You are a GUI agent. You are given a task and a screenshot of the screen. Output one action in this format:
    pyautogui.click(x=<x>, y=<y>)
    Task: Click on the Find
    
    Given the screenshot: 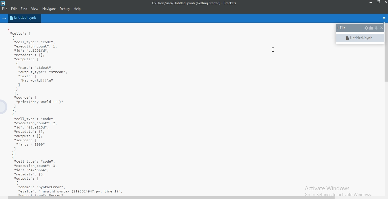 What is the action you would take?
    pyautogui.click(x=25, y=9)
    